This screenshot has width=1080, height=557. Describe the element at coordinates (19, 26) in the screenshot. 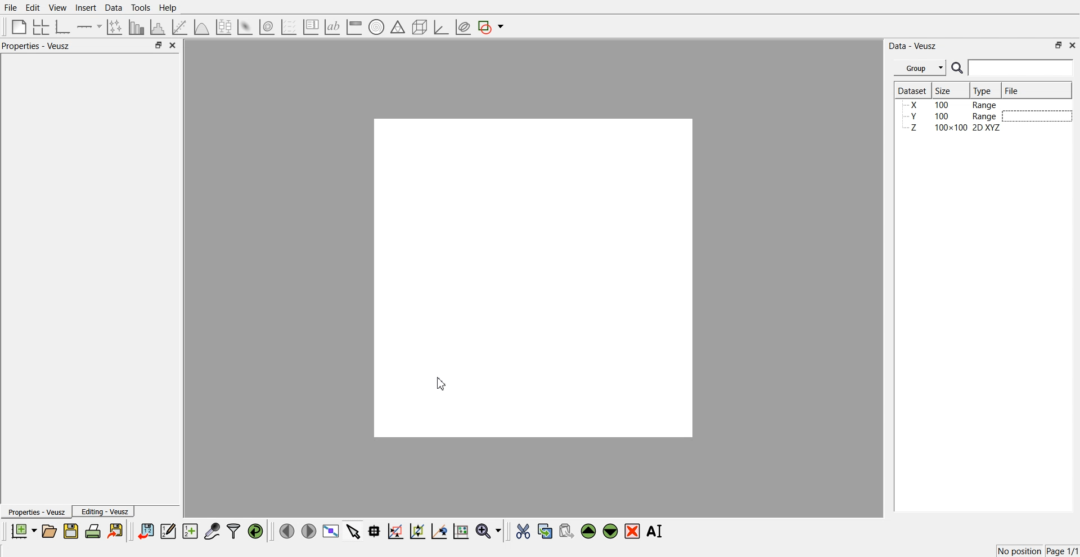

I see `Blank page` at that location.